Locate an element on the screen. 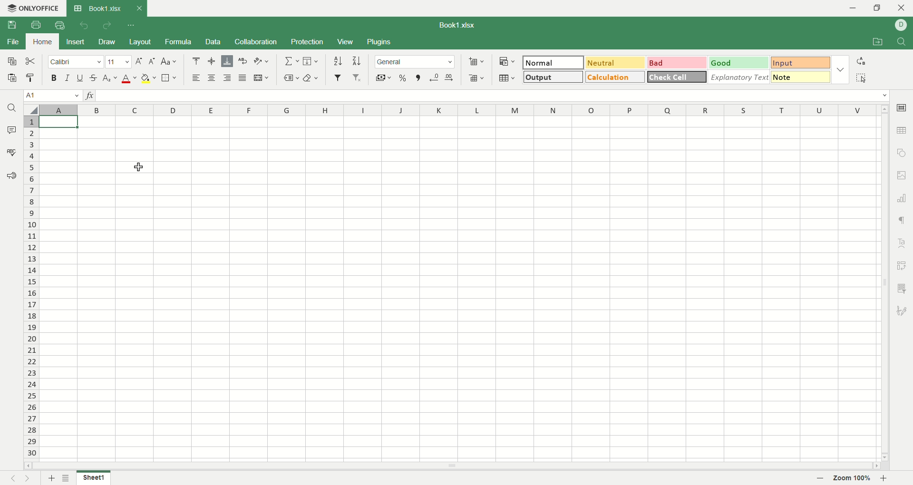 The height and width of the screenshot is (485, 913). next sheet is located at coordinates (30, 478).